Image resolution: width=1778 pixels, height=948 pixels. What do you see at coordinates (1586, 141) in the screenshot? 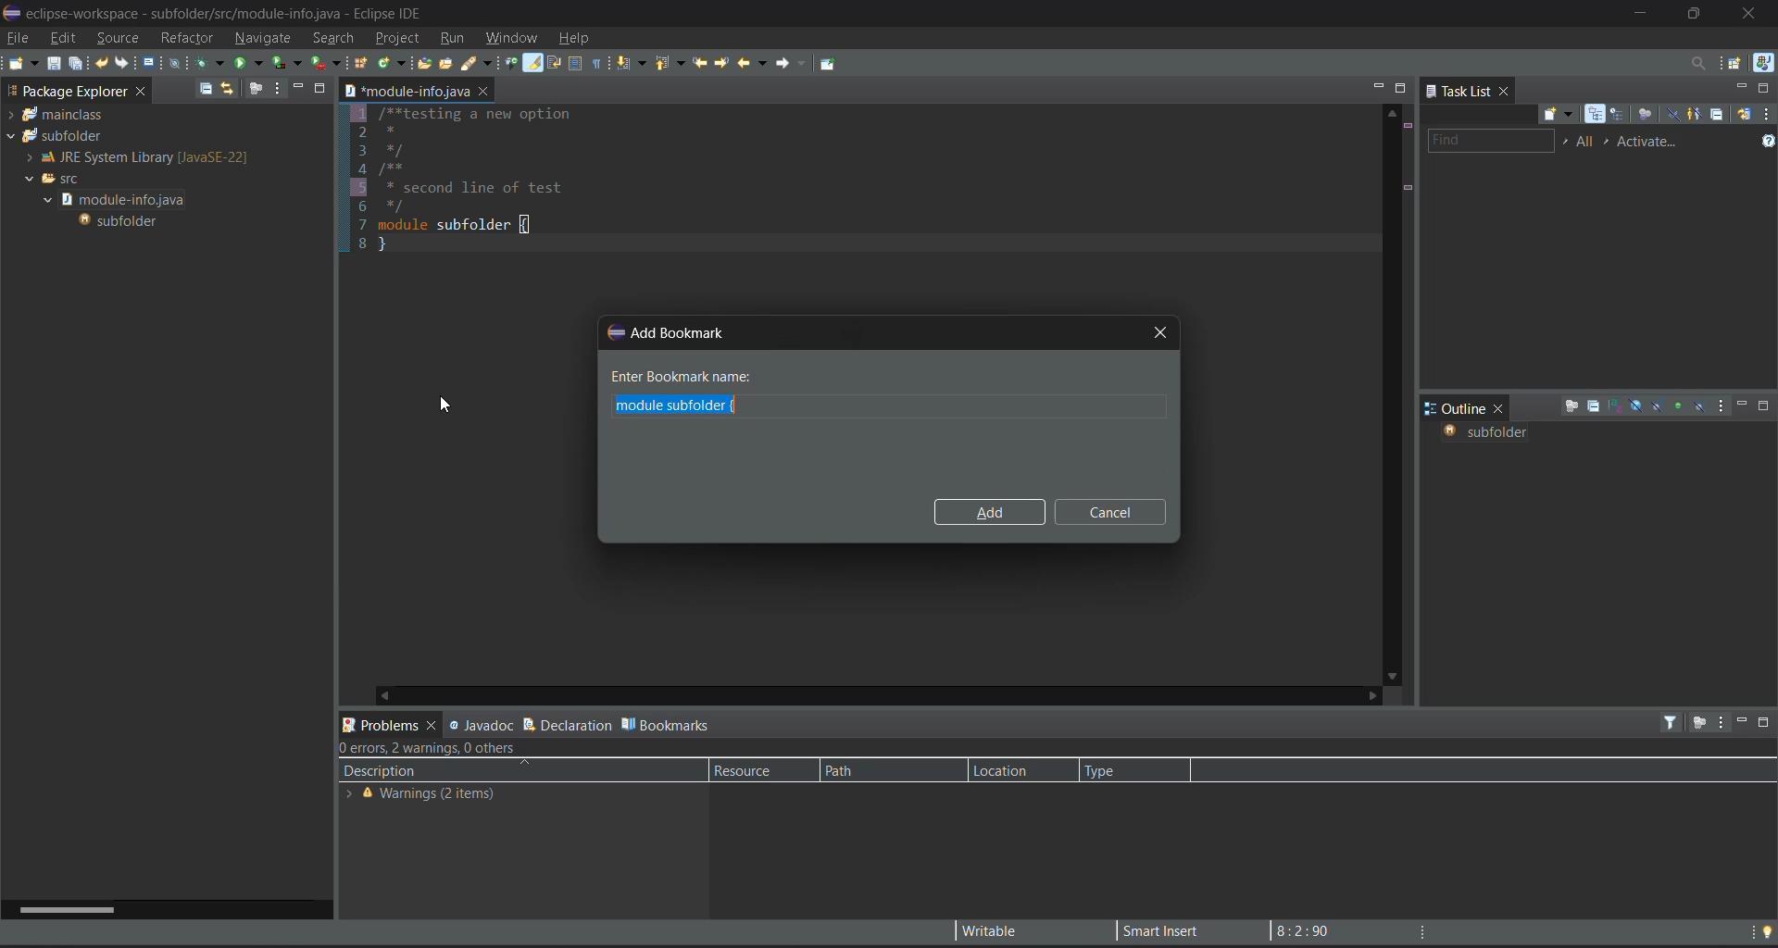
I see `all` at bounding box center [1586, 141].